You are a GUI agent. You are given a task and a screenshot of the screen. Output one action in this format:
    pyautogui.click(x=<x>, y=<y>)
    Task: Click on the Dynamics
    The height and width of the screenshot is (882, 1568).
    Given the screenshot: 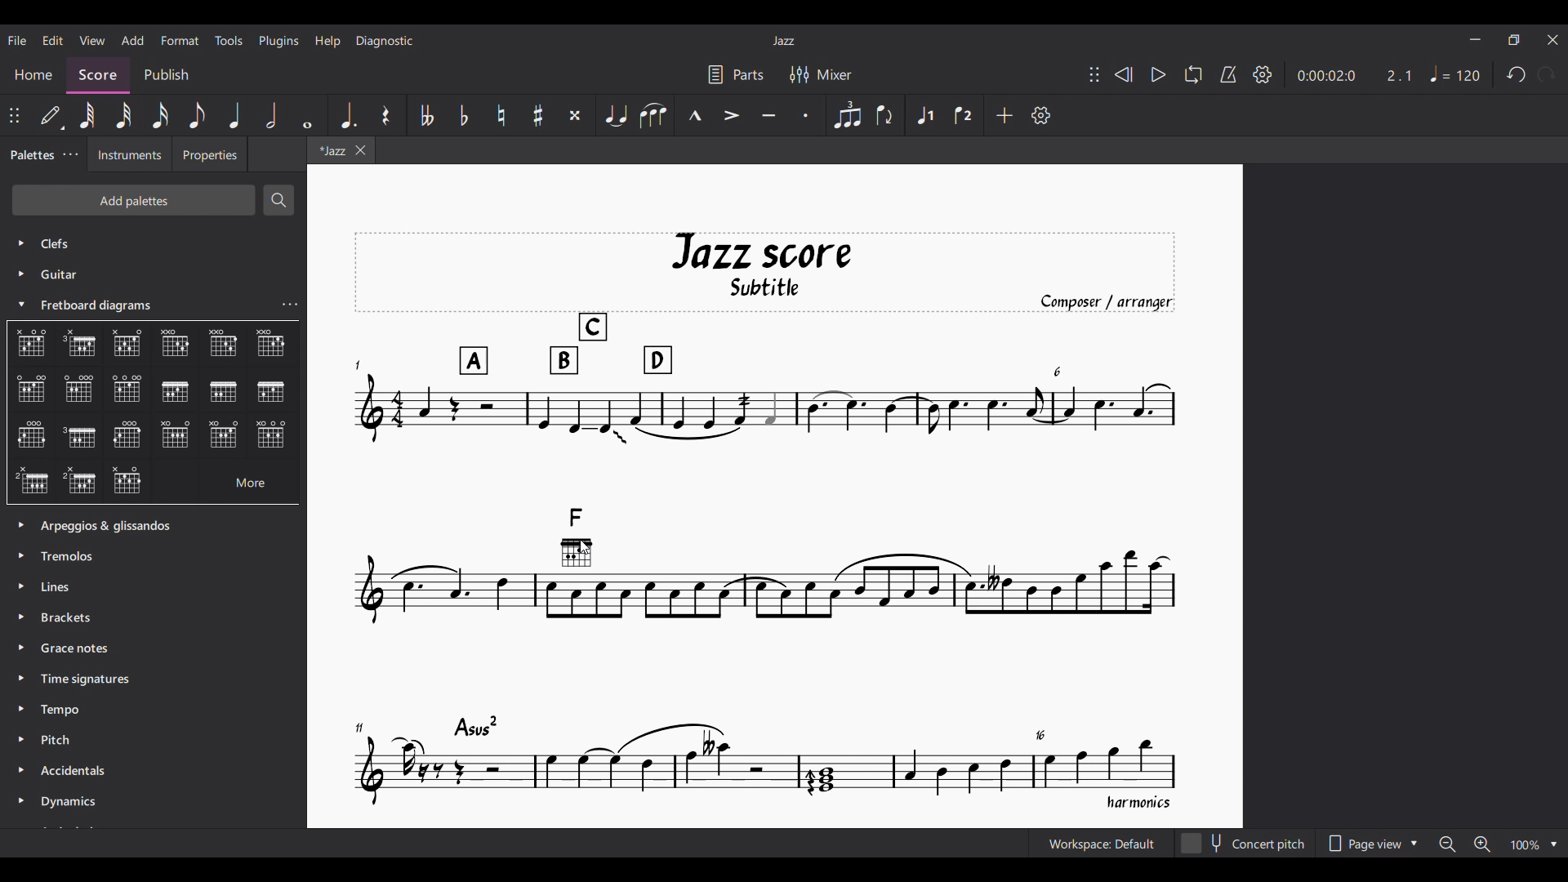 What is the action you would take?
    pyautogui.click(x=92, y=803)
    